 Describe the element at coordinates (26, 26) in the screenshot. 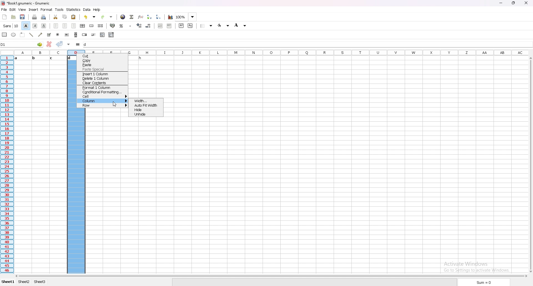

I see `bold` at that location.